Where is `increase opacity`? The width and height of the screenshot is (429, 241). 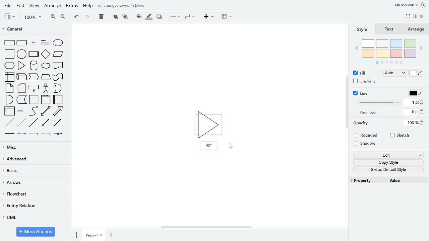
increase opacity is located at coordinates (423, 121).